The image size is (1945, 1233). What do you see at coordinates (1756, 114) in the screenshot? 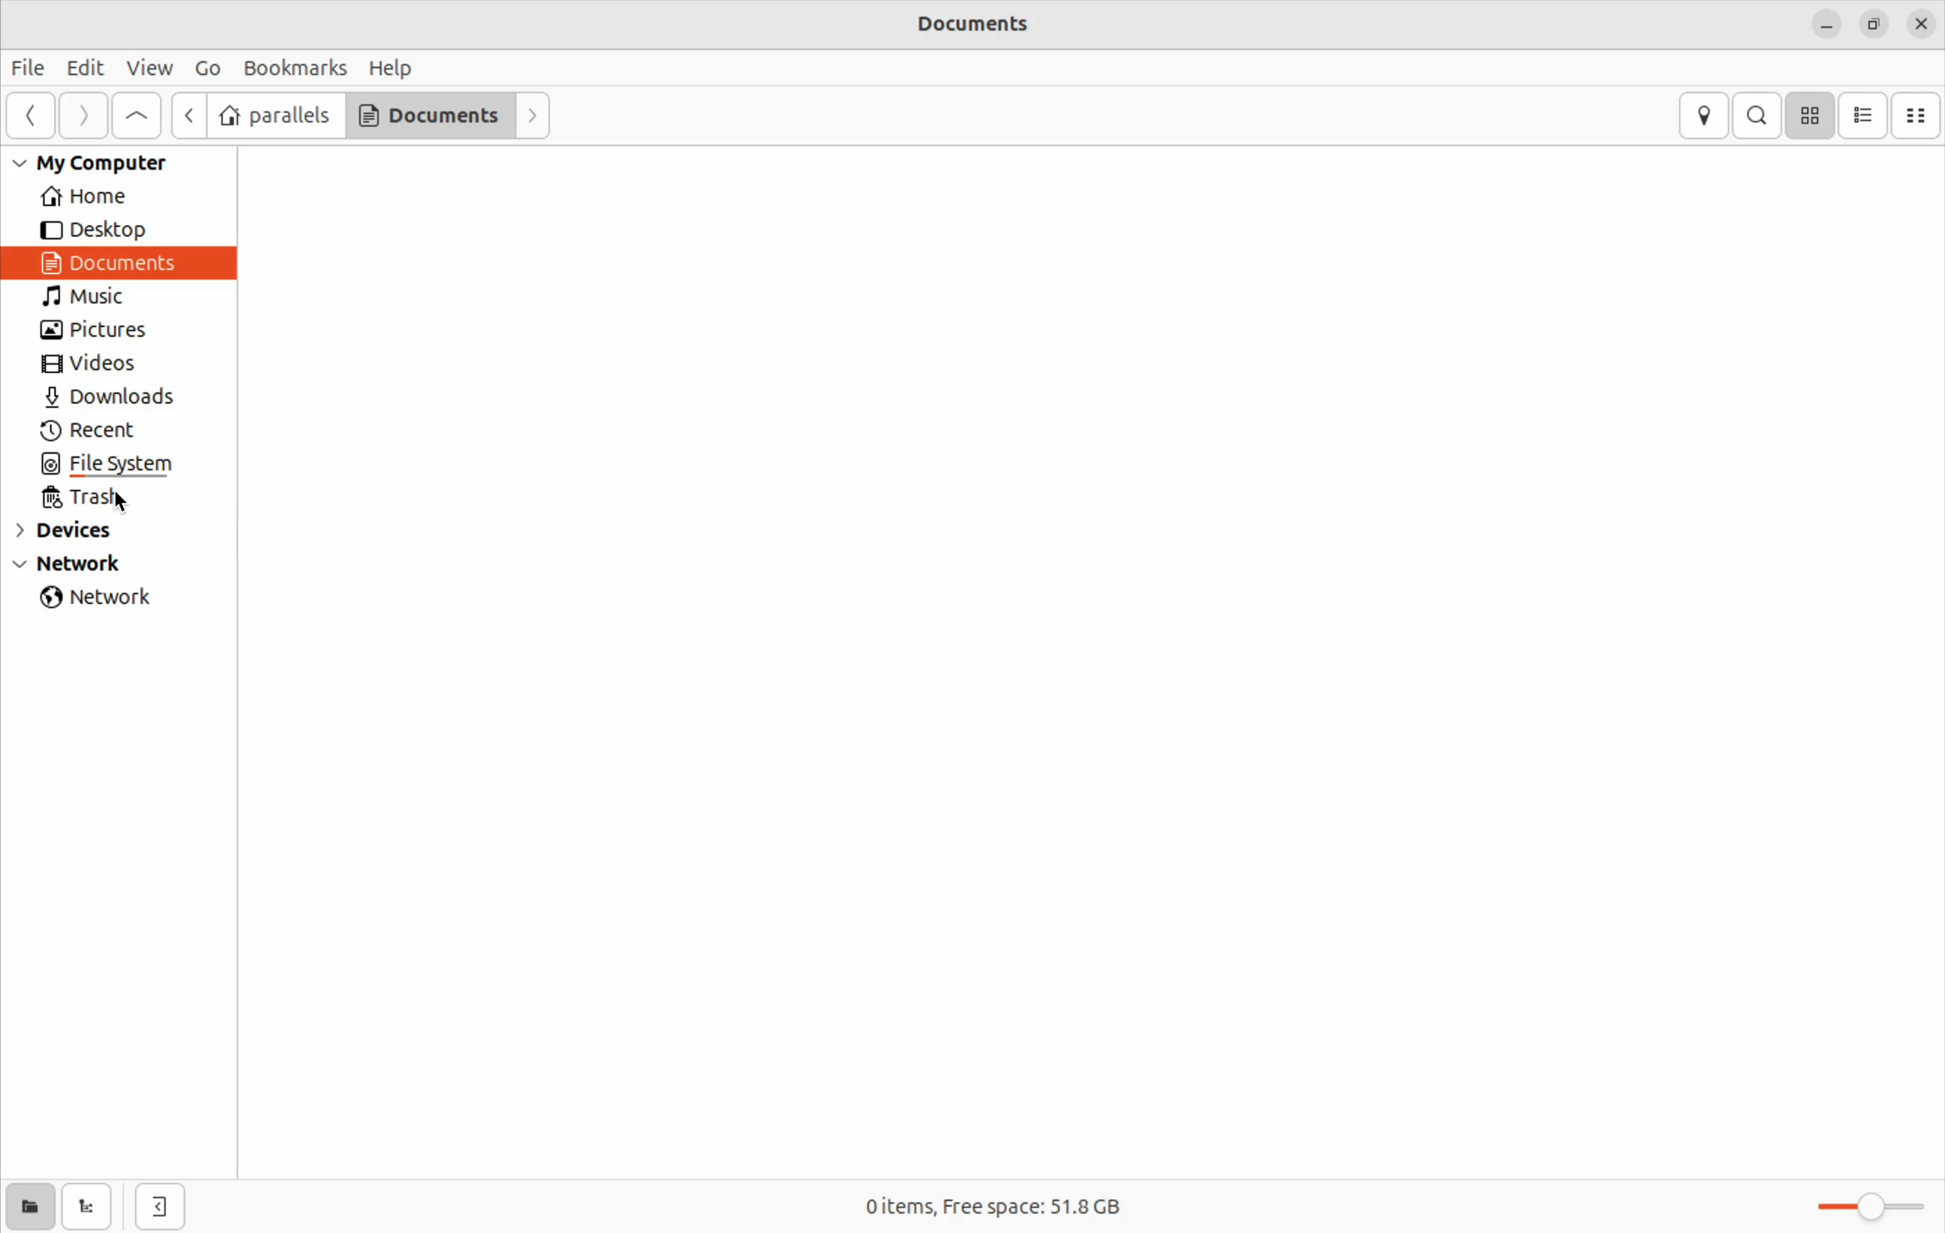
I see `search` at bounding box center [1756, 114].